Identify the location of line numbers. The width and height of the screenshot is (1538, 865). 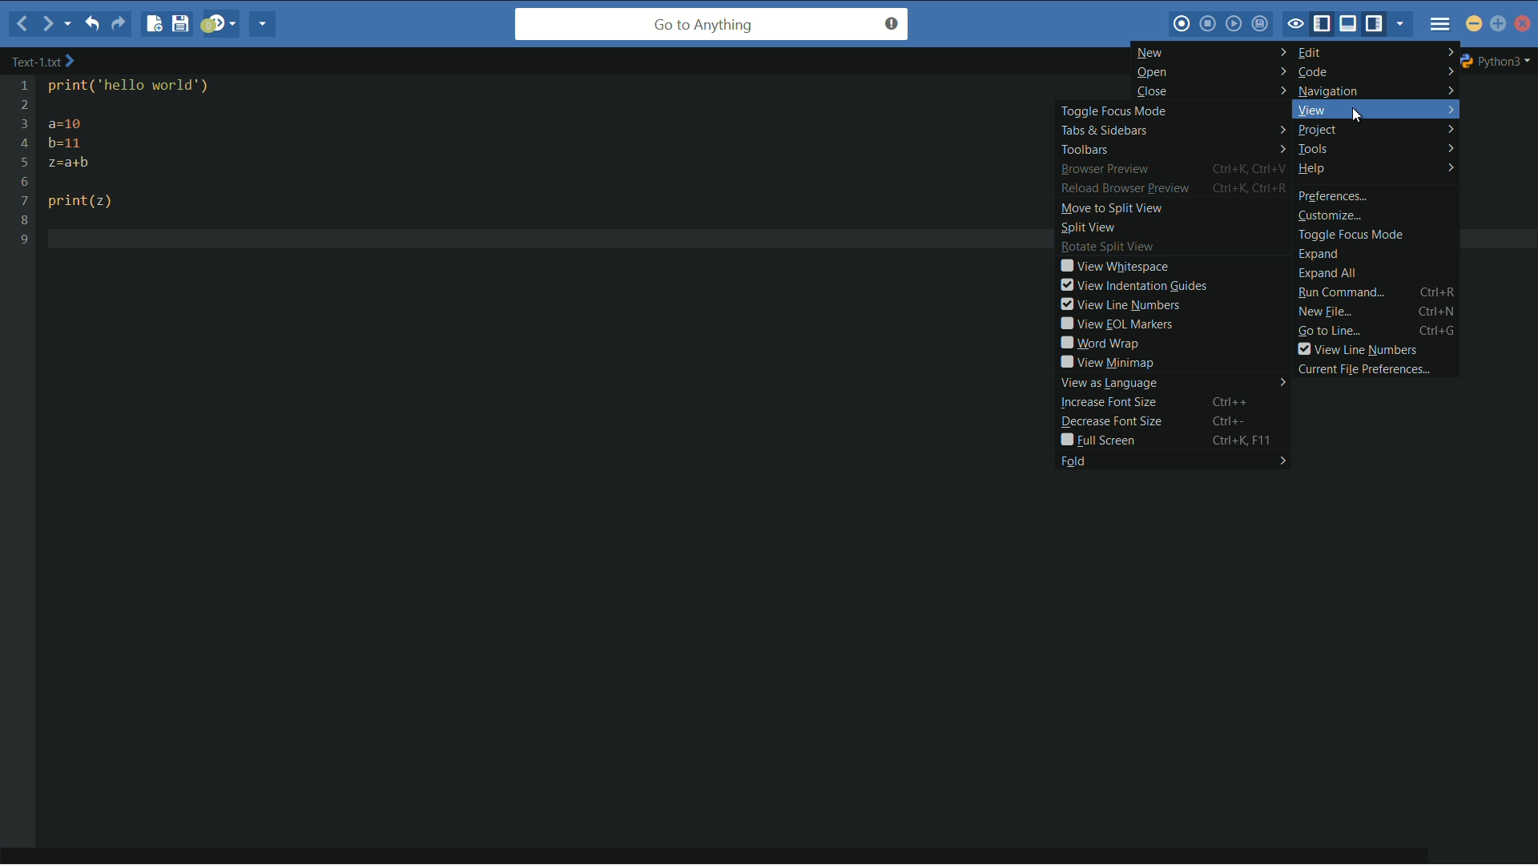
(23, 163).